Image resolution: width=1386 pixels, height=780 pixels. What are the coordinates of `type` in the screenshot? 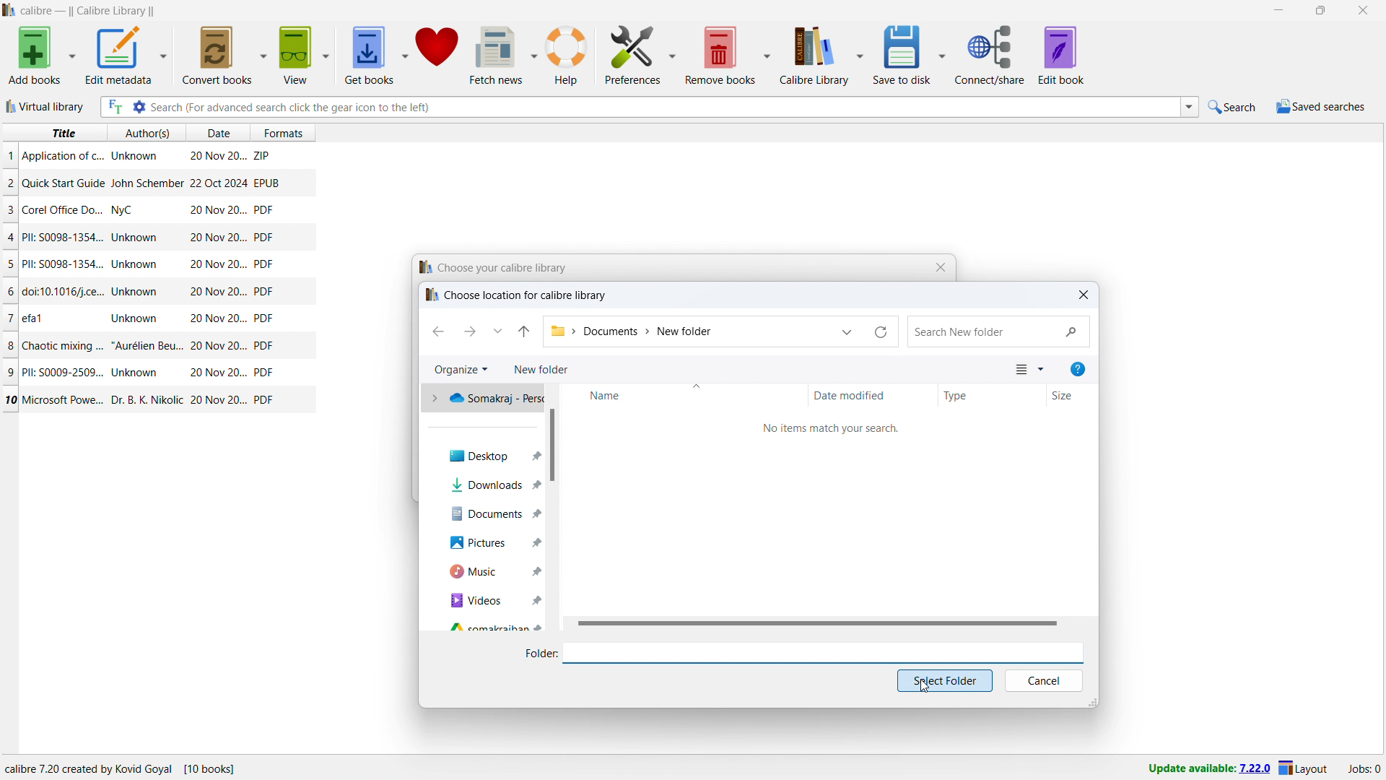 It's located at (993, 394).